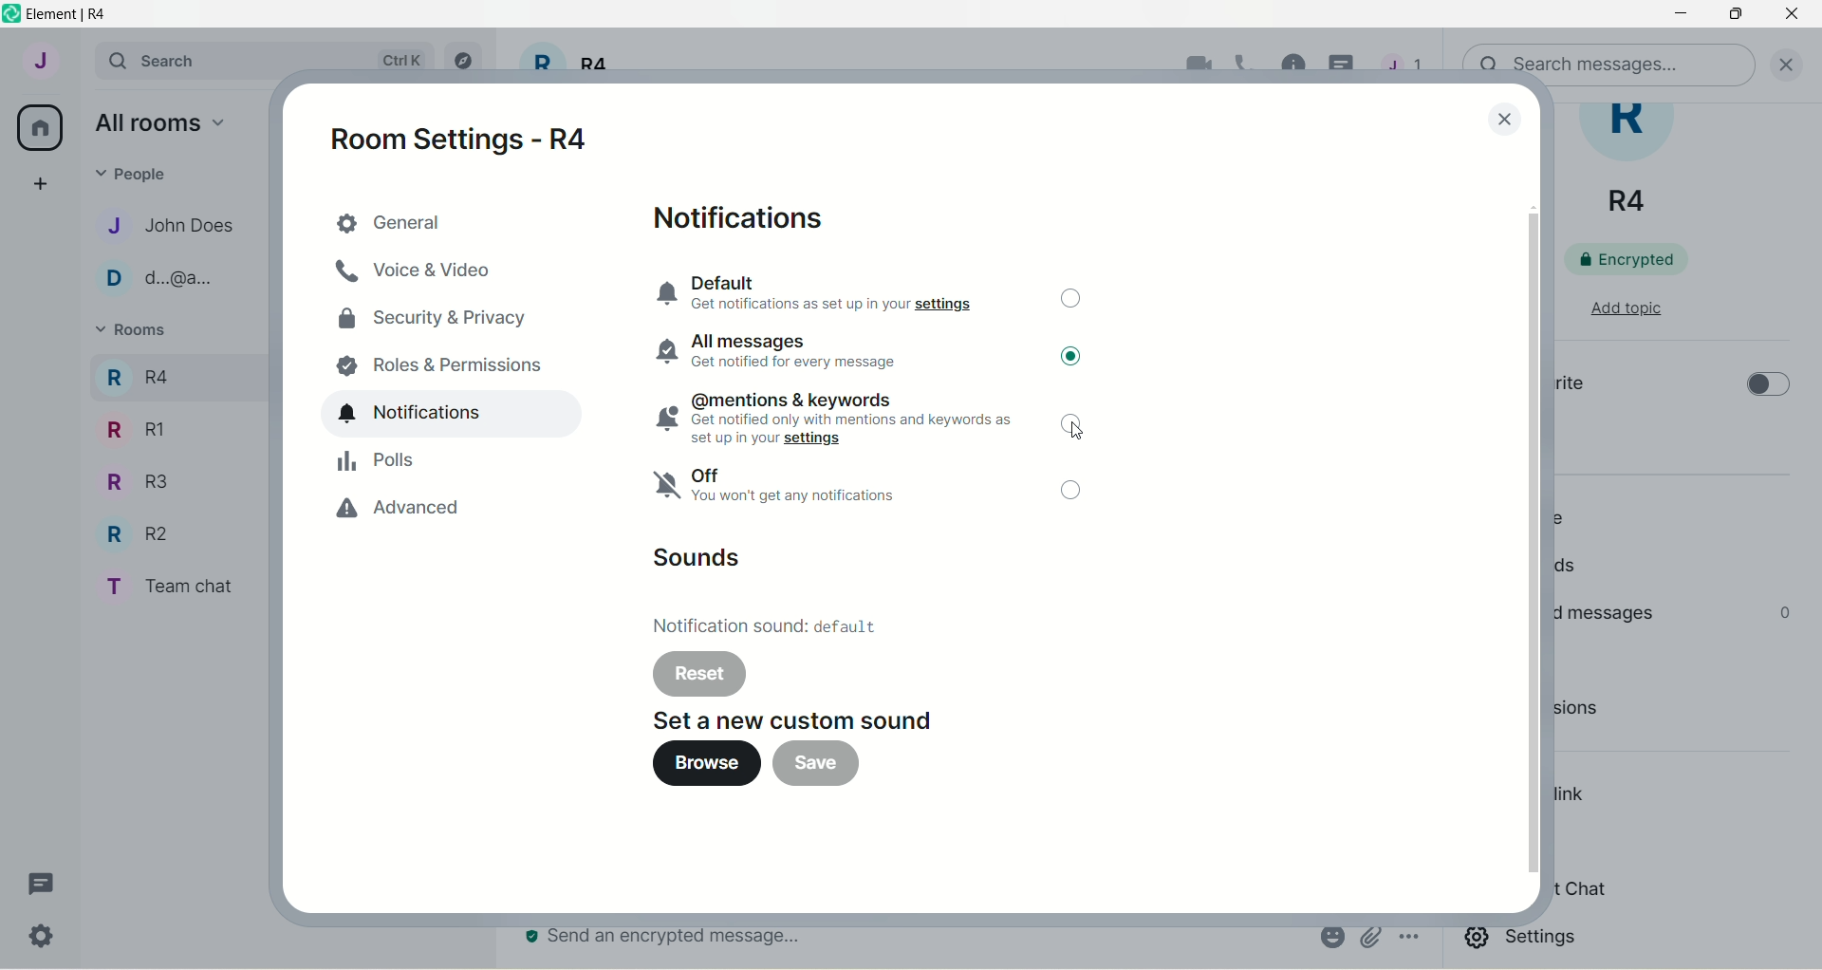  What do you see at coordinates (1403, 69) in the screenshot?
I see `threads` at bounding box center [1403, 69].